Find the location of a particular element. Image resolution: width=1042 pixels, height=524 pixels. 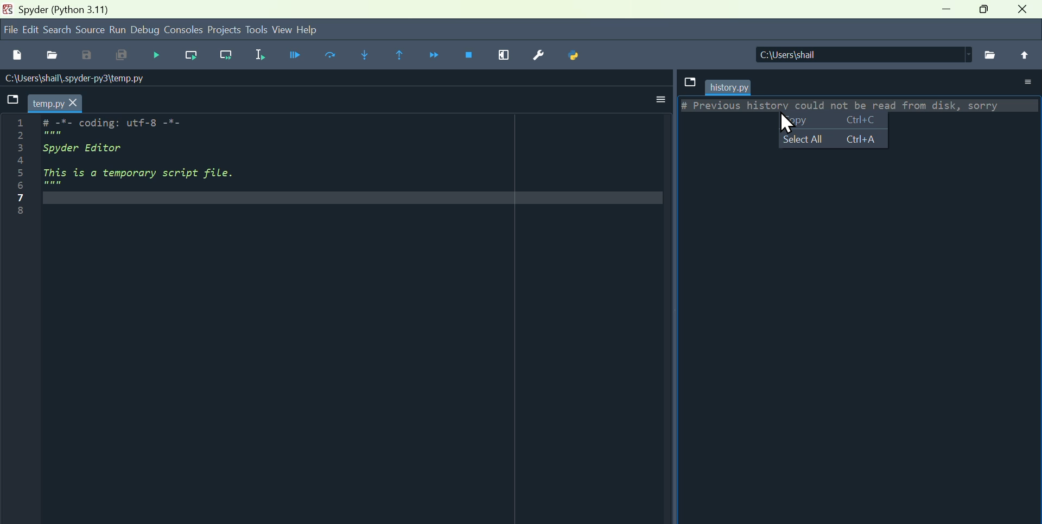

Save all is located at coordinates (119, 56).